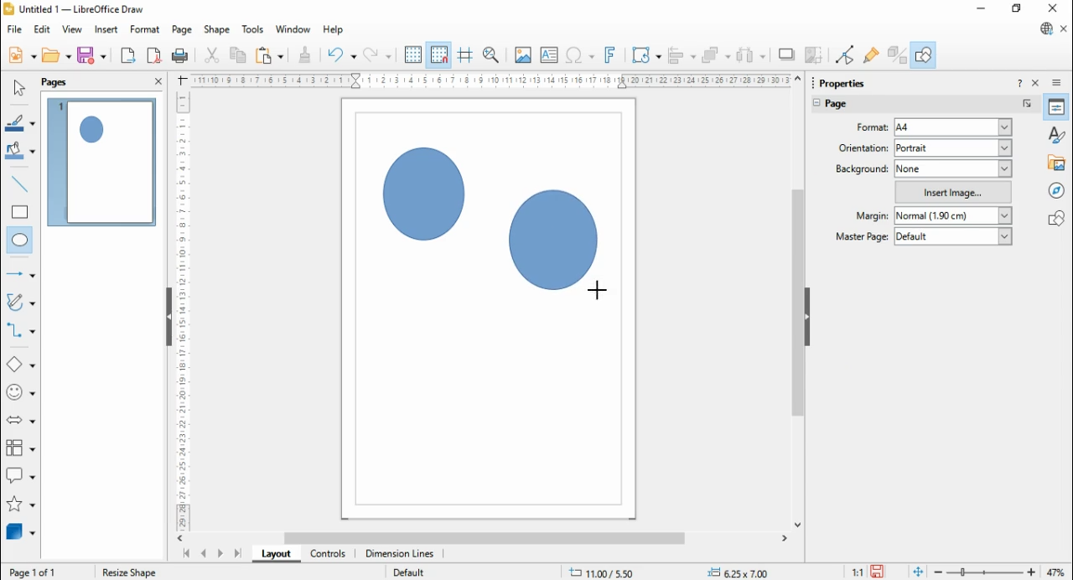 Image resolution: width=1073 pixels, height=580 pixels. Describe the element at coordinates (847, 54) in the screenshot. I see `toggle point edit mode` at that location.